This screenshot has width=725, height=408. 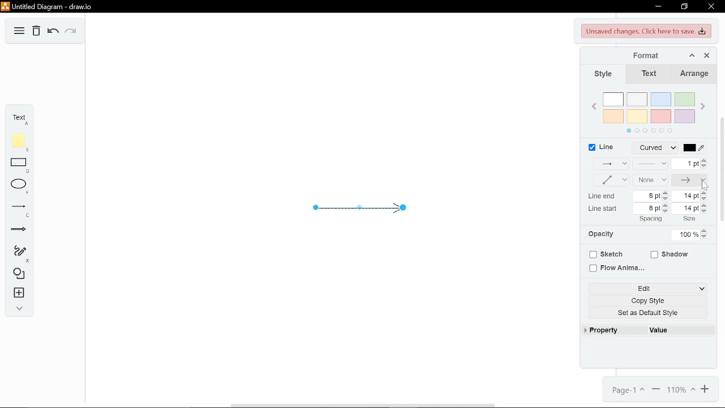 I want to click on Page 1, so click(x=628, y=390).